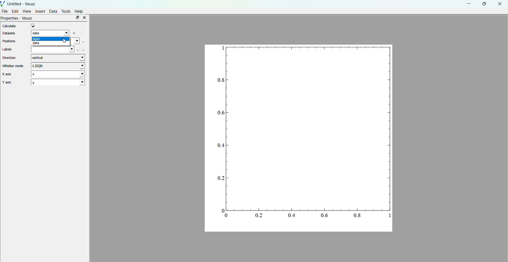  I want to click on ages, so click(51, 39).